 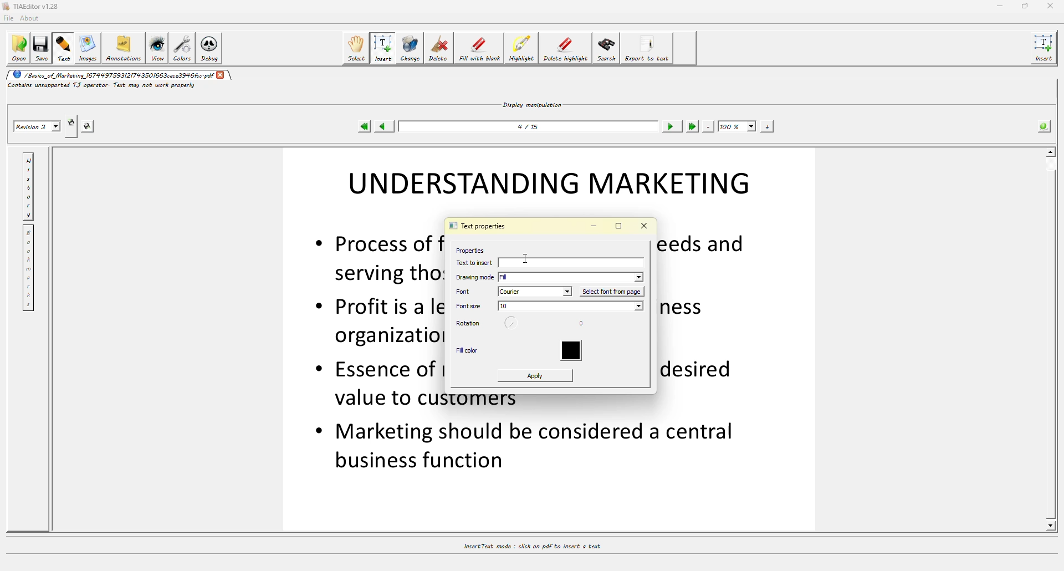 What do you see at coordinates (1044, 125) in the screenshot?
I see `info about pdf` at bounding box center [1044, 125].